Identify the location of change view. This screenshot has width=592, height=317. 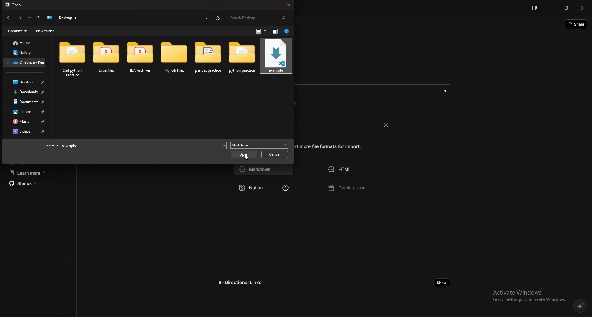
(260, 31).